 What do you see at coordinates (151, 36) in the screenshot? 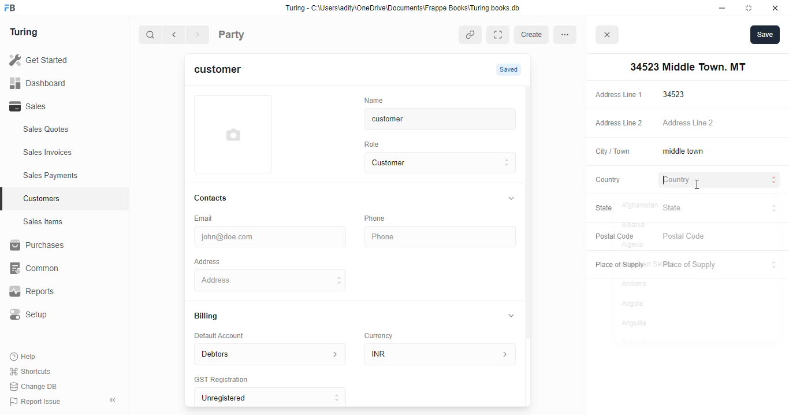
I see `search` at bounding box center [151, 36].